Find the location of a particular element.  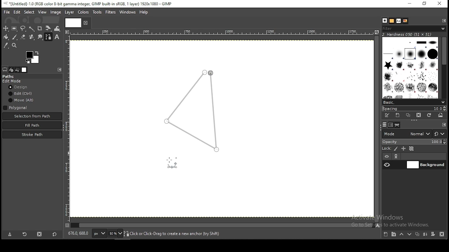

units is located at coordinates (99, 233).